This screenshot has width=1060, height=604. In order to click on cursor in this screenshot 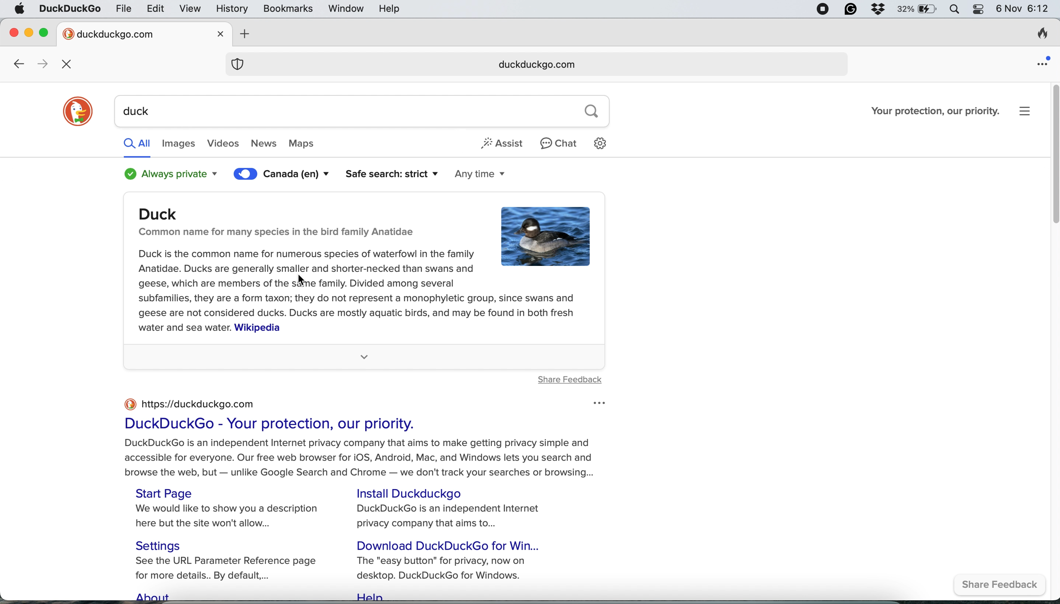, I will do `click(306, 281)`.